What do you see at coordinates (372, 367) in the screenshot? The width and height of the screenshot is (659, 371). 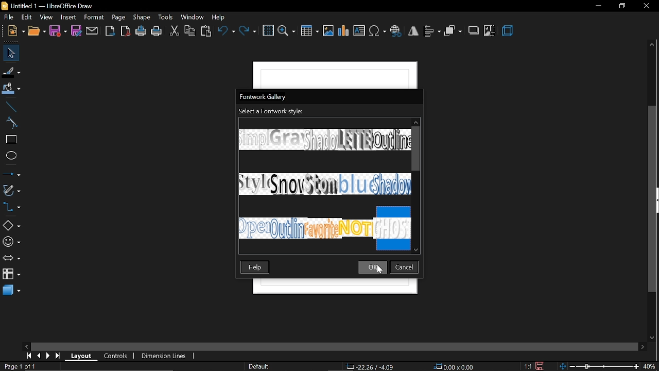 I see `-22.26/-4.09` at bounding box center [372, 367].